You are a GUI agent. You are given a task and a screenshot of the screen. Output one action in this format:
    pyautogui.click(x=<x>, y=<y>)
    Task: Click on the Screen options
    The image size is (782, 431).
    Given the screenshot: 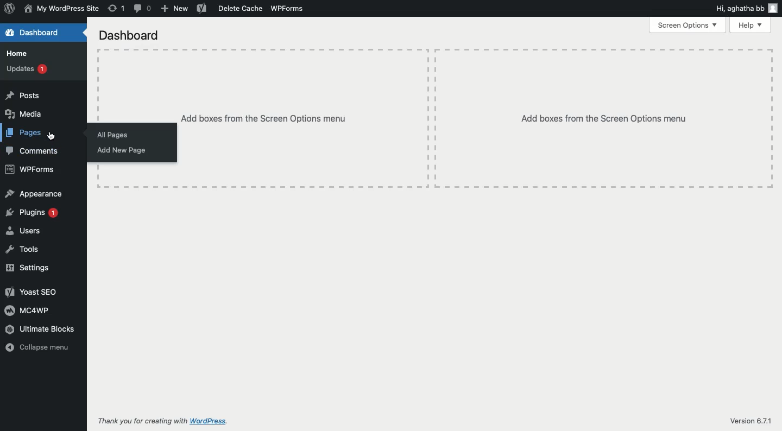 What is the action you would take?
    pyautogui.click(x=689, y=25)
    